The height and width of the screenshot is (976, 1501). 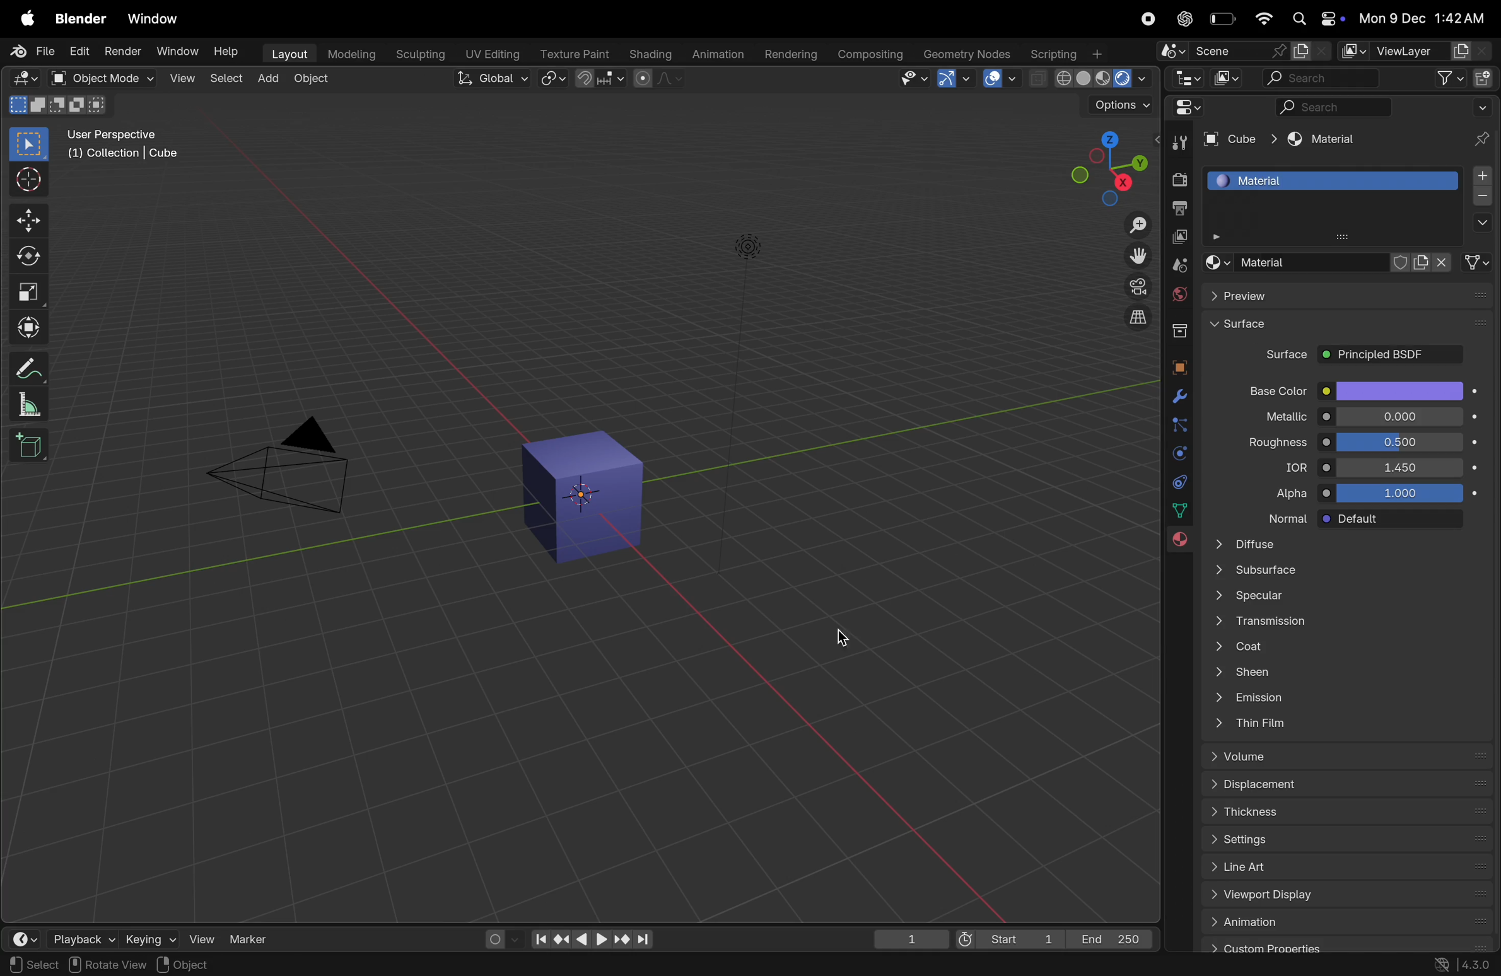 I want to click on remove material slot, so click(x=1482, y=198).